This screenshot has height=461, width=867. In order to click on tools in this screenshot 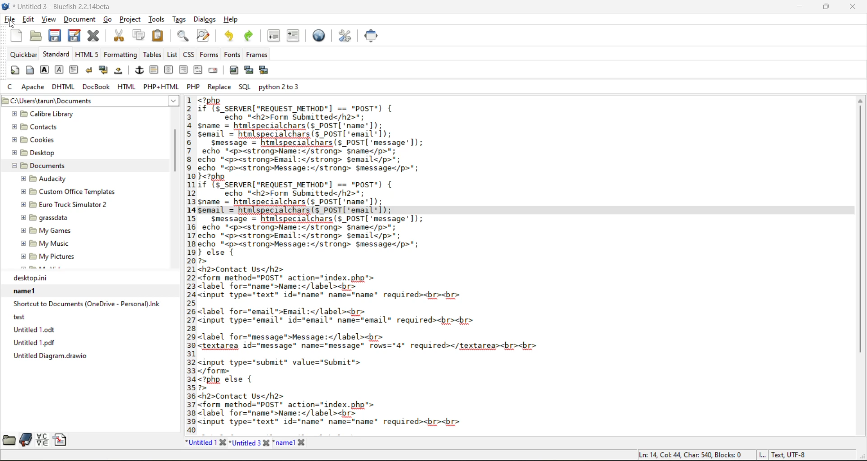, I will do `click(157, 19)`.